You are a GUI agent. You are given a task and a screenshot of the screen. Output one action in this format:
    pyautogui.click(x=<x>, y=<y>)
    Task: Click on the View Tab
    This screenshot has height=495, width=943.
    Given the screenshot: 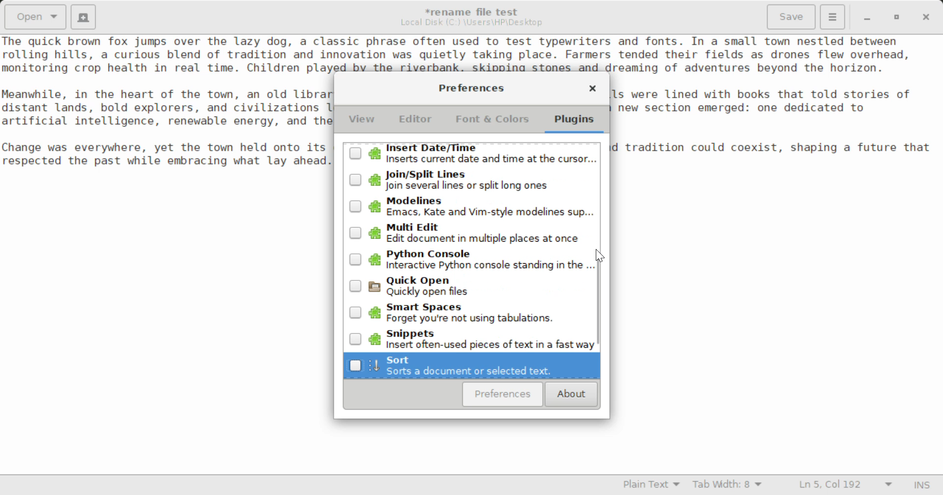 What is the action you would take?
    pyautogui.click(x=362, y=121)
    